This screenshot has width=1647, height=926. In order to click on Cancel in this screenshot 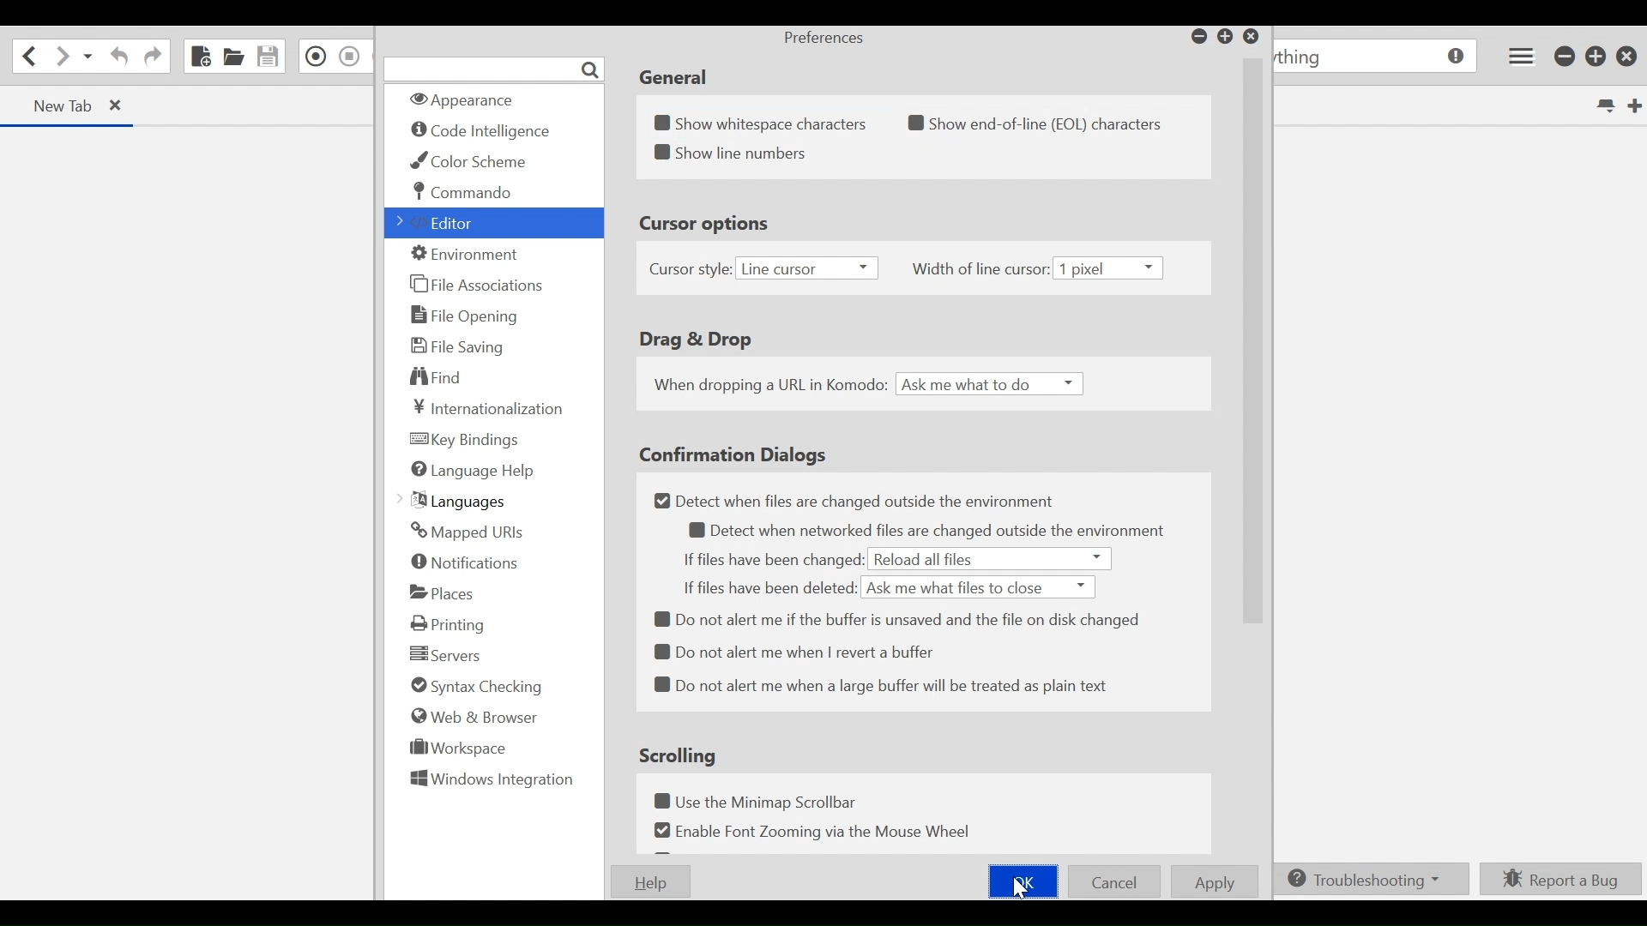, I will do `click(1114, 881)`.